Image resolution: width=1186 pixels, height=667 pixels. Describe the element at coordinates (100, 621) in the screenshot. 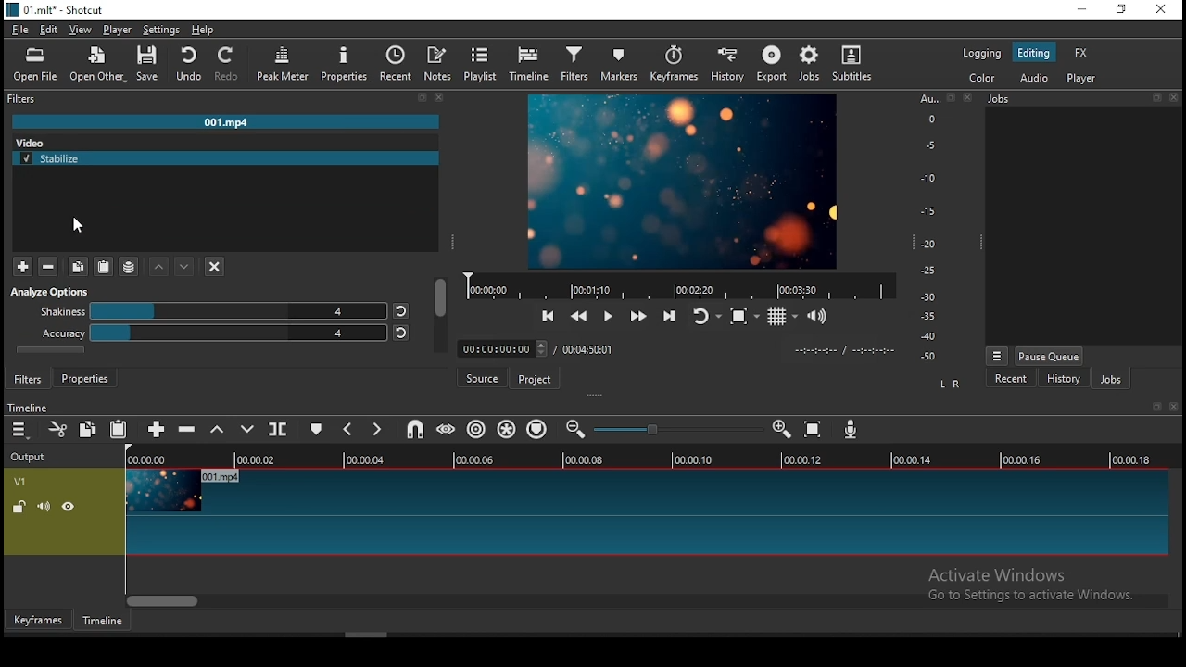

I see `timeline` at that location.